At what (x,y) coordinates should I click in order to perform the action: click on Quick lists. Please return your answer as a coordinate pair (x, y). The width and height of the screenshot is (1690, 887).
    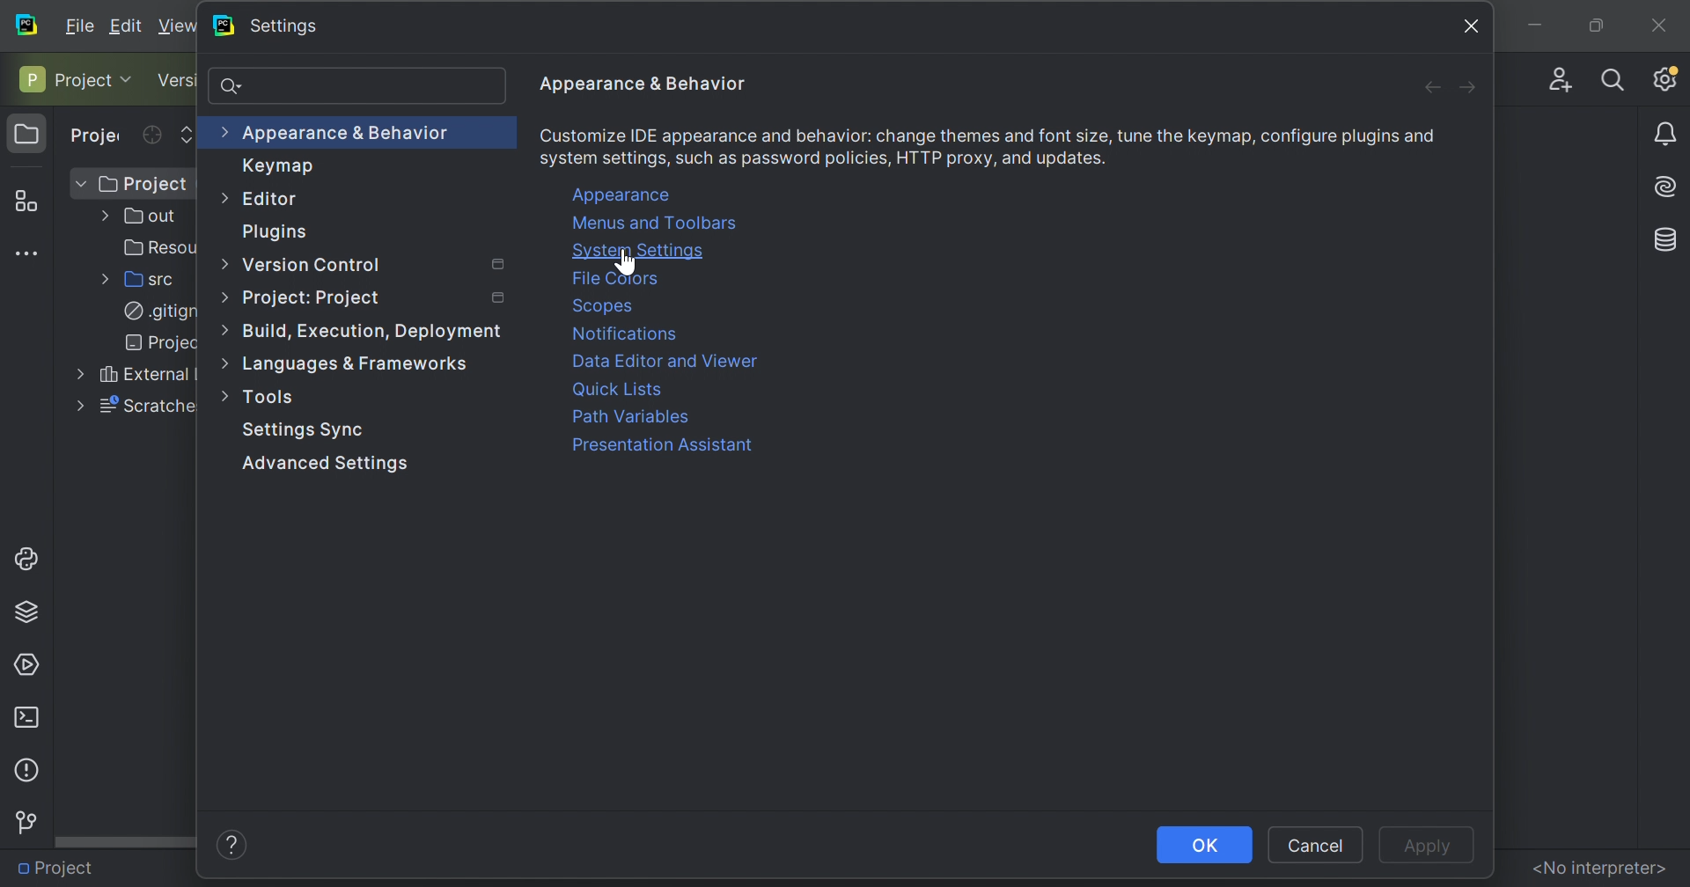
    Looking at the image, I should click on (621, 388).